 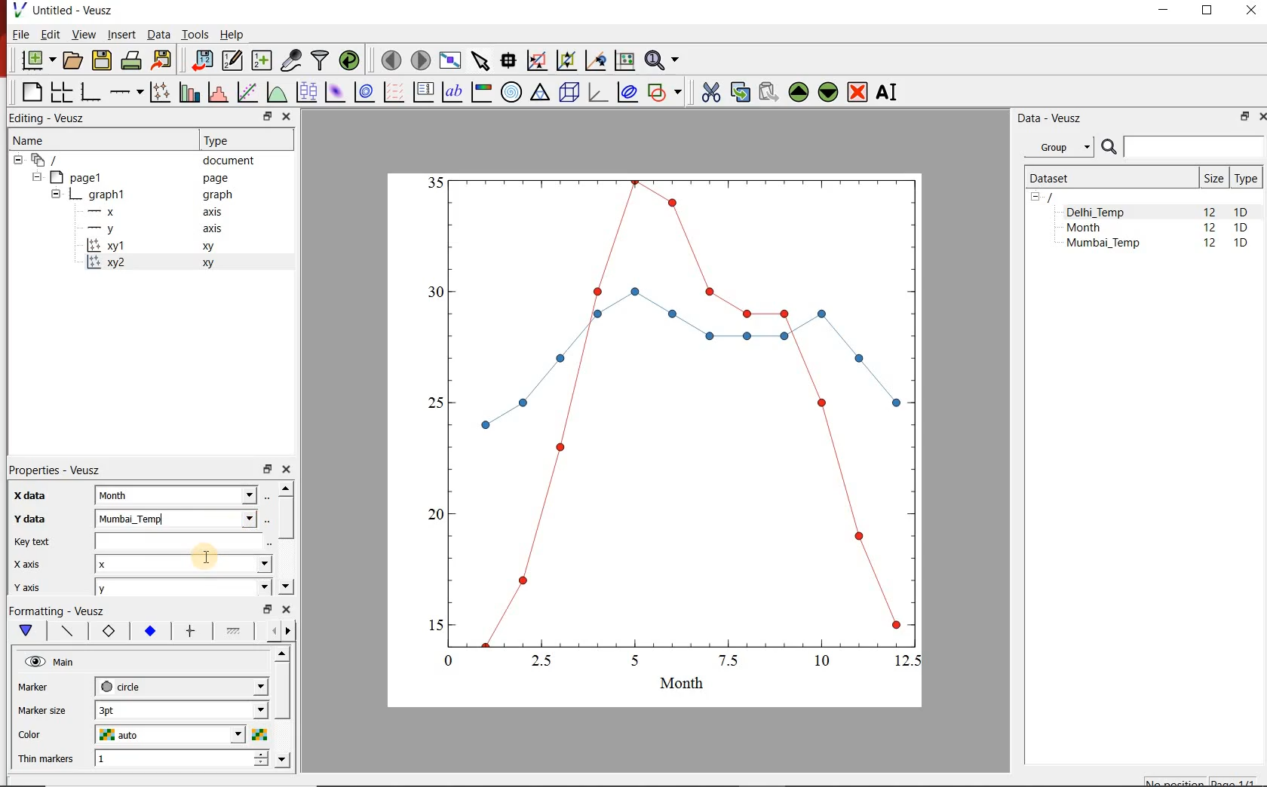 I want to click on Tools, so click(x=196, y=35).